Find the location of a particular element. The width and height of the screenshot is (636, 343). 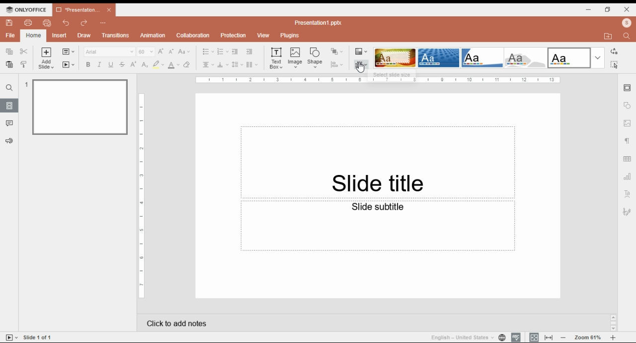

insert shape is located at coordinates (316, 57).